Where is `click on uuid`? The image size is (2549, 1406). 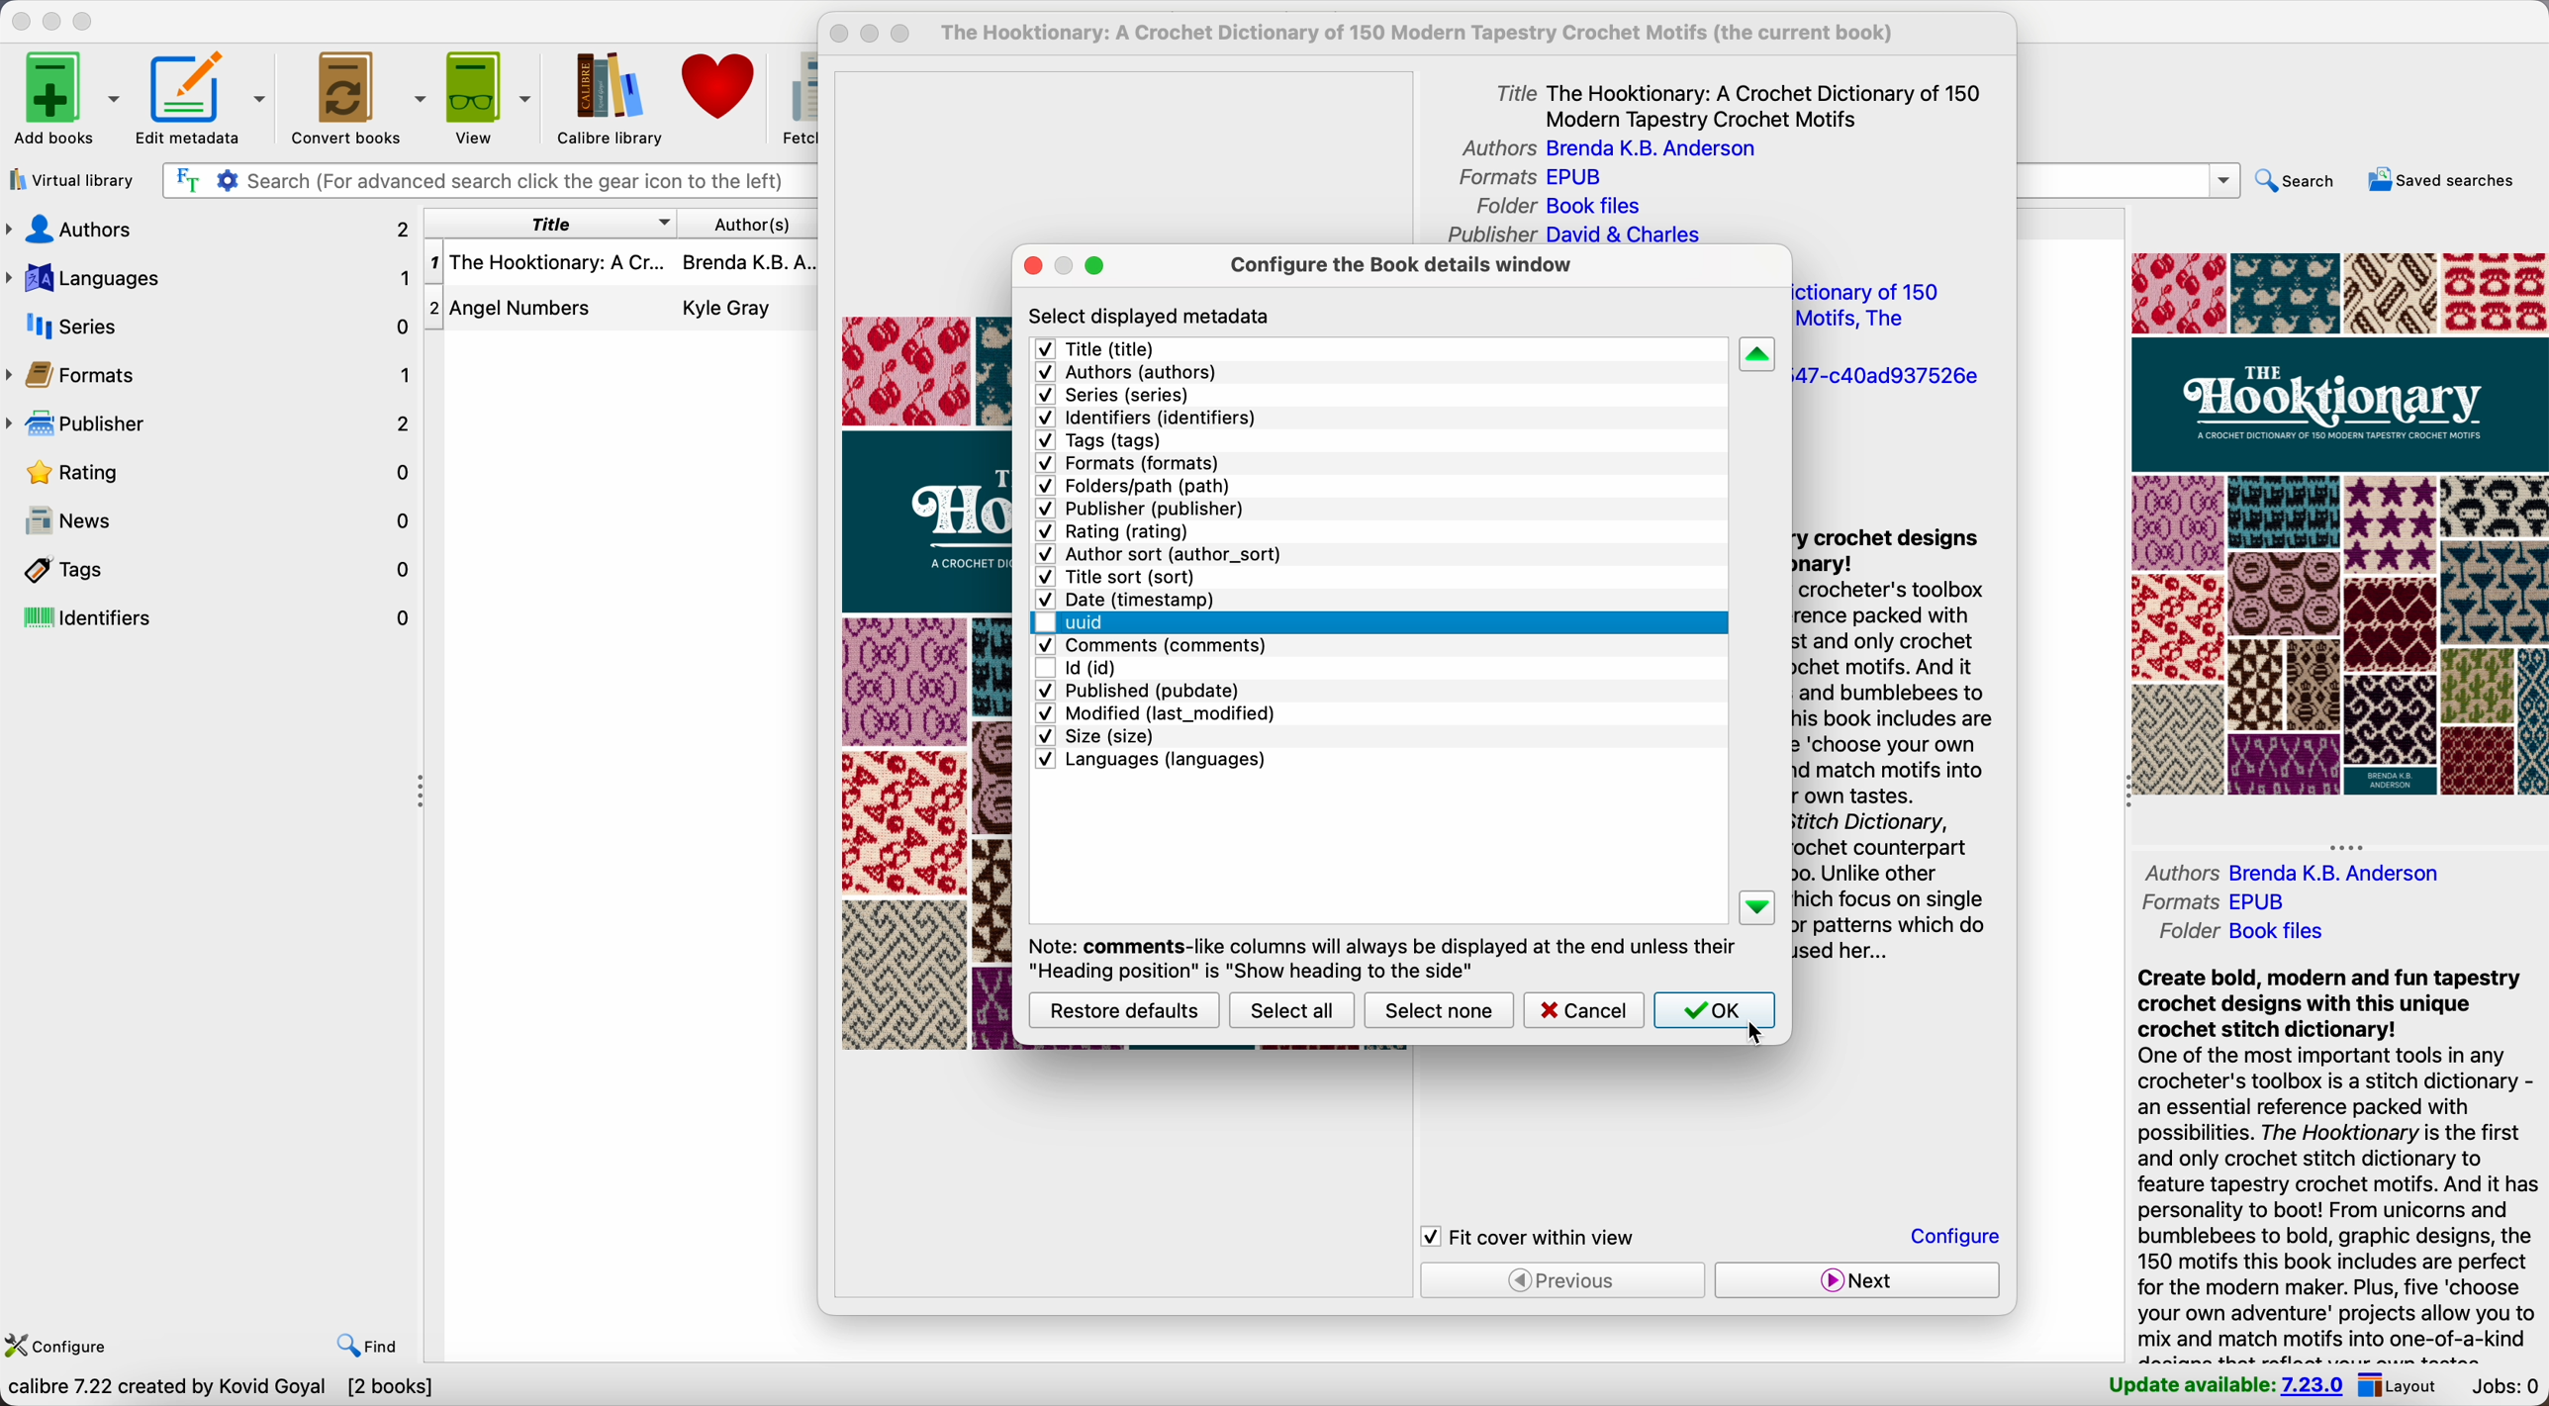
click on uuid is located at coordinates (1072, 624).